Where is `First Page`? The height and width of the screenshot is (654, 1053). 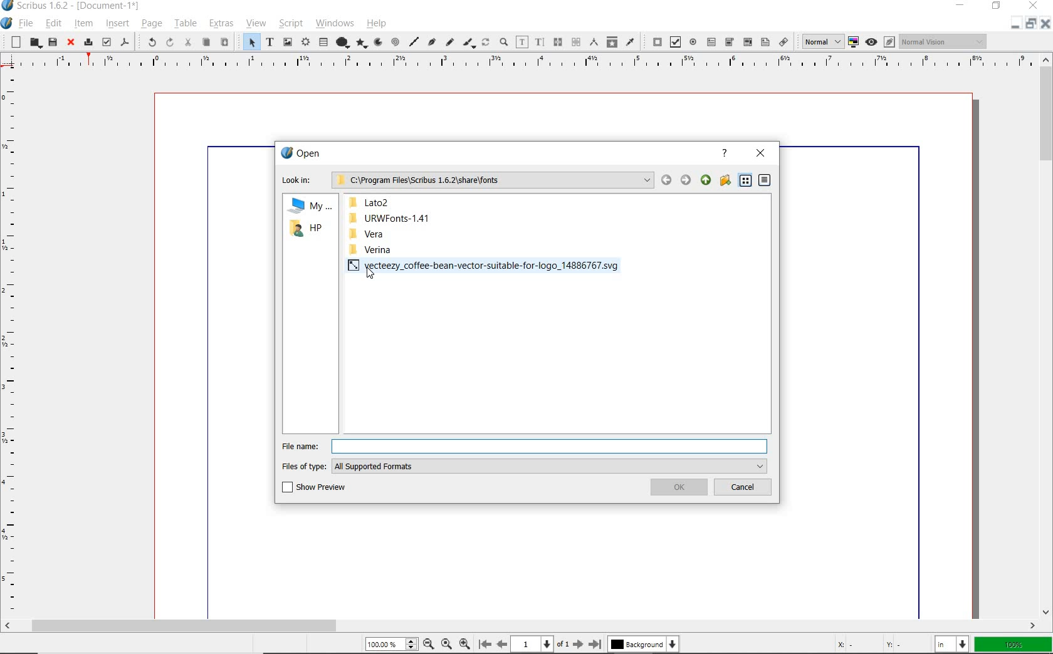 First Page is located at coordinates (485, 643).